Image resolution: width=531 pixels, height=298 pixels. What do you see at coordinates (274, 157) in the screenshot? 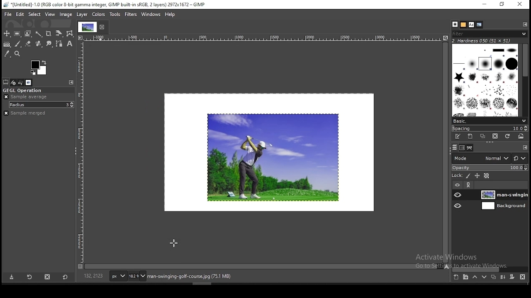
I see `image` at bounding box center [274, 157].